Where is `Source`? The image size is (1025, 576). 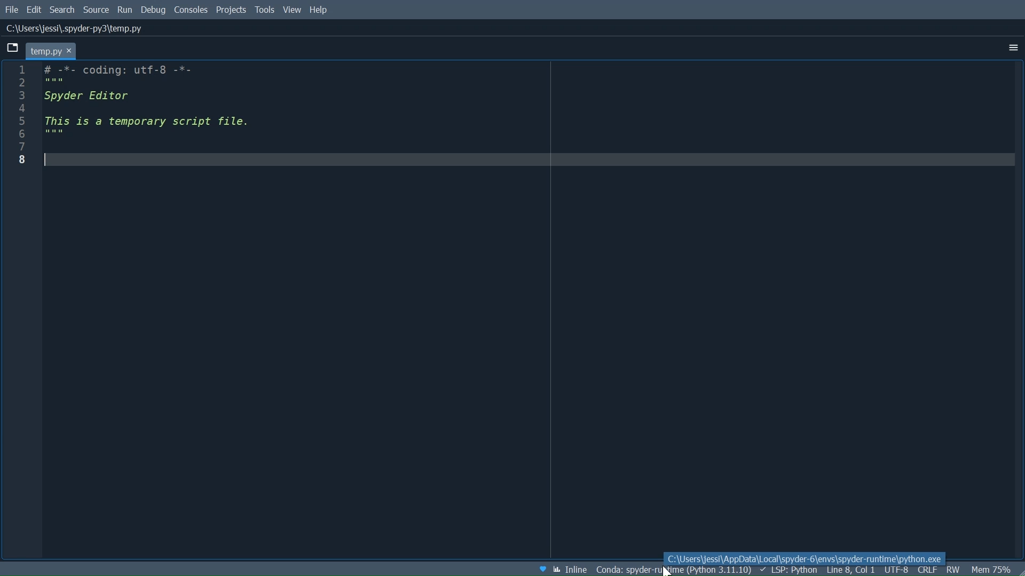 Source is located at coordinates (96, 10).